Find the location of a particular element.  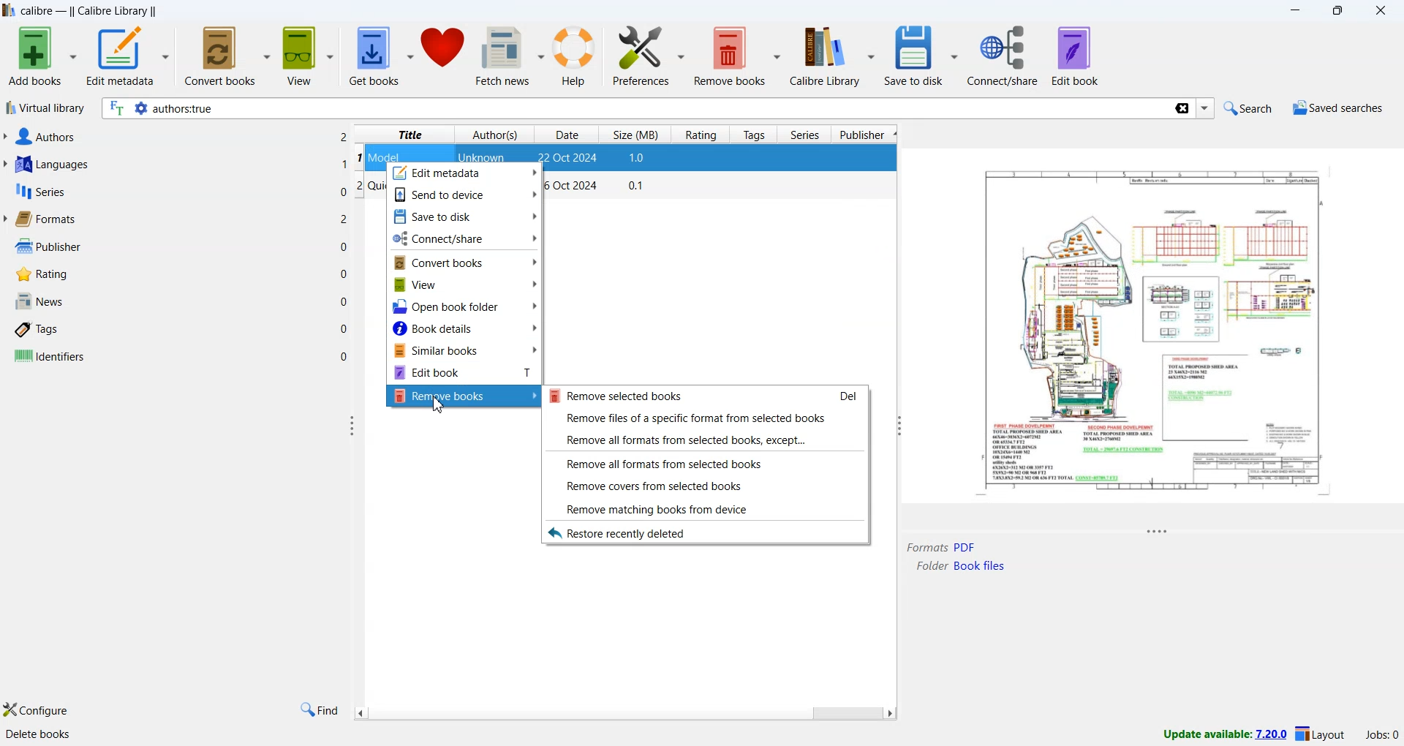

tags is located at coordinates (756, 135).